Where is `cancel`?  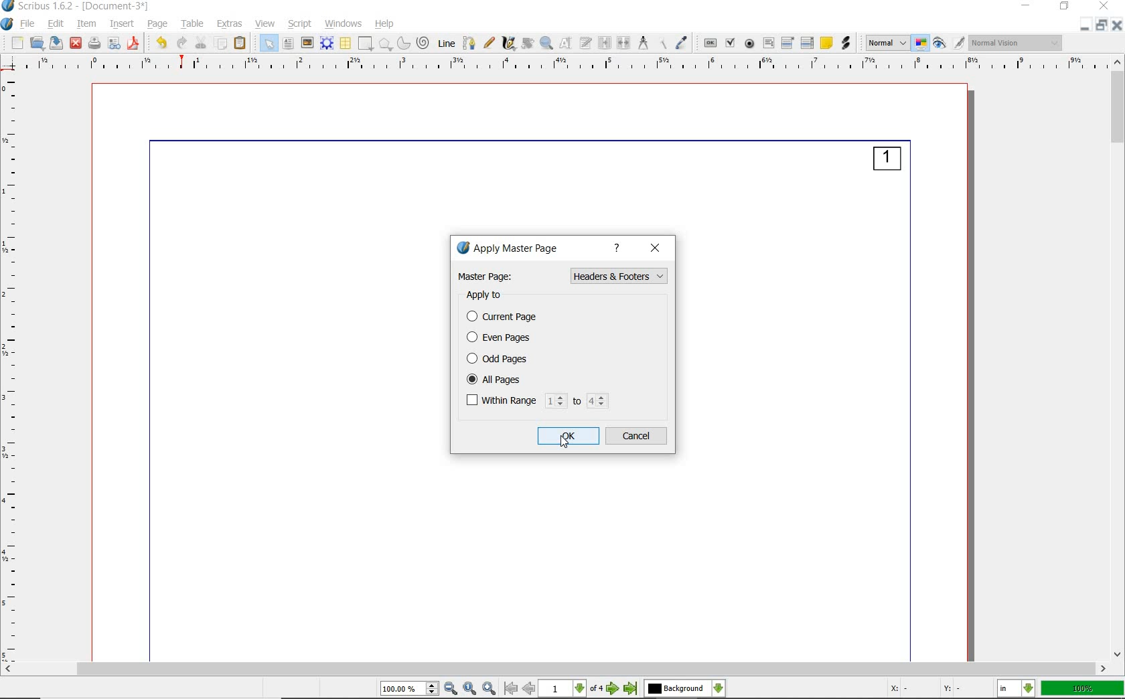
cancel is located at coordinates (638, 437).